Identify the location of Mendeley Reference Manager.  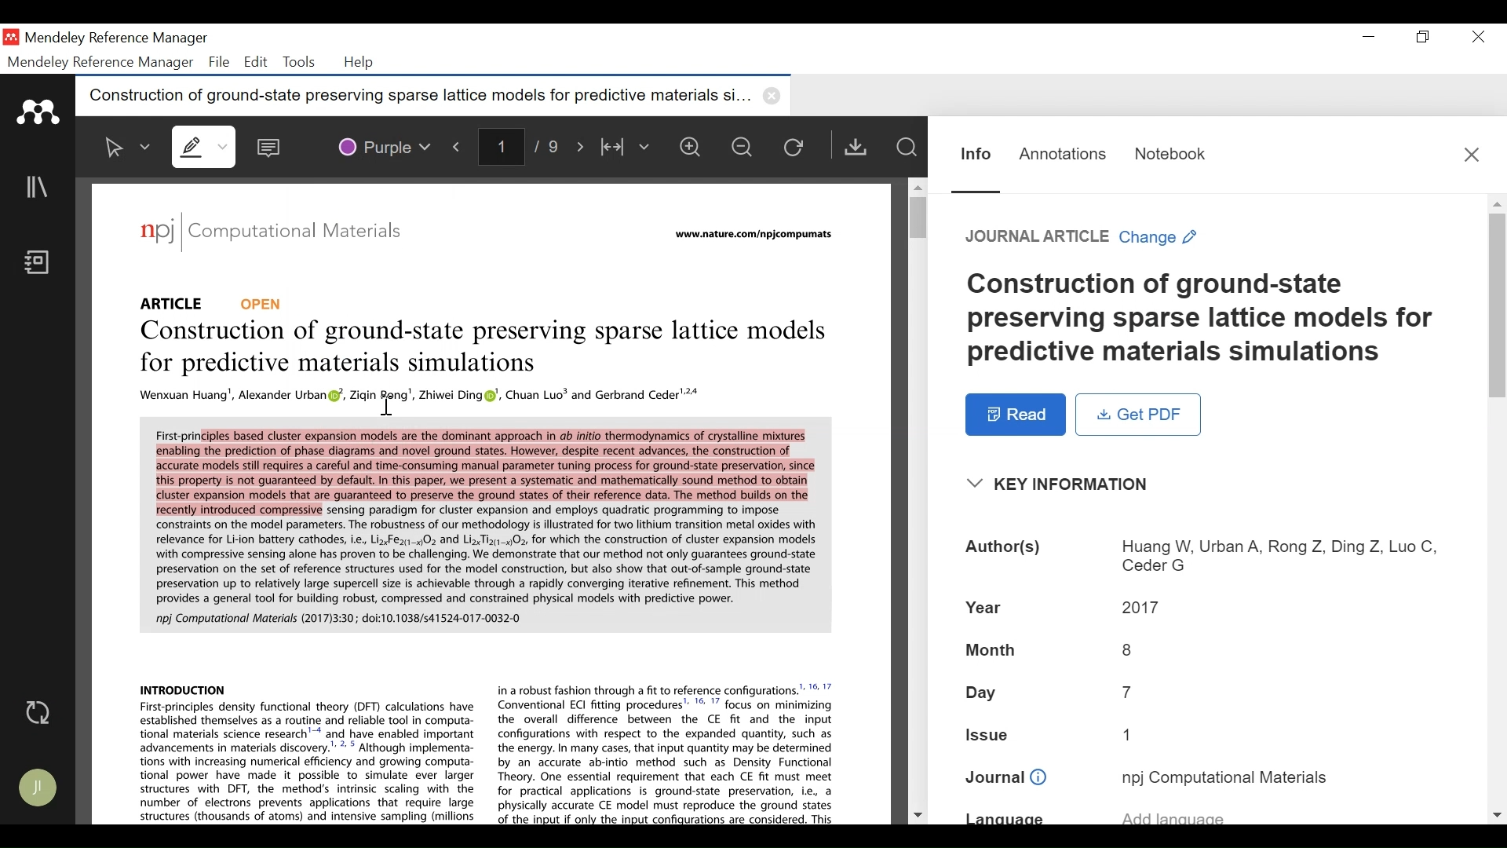
(120, 39).